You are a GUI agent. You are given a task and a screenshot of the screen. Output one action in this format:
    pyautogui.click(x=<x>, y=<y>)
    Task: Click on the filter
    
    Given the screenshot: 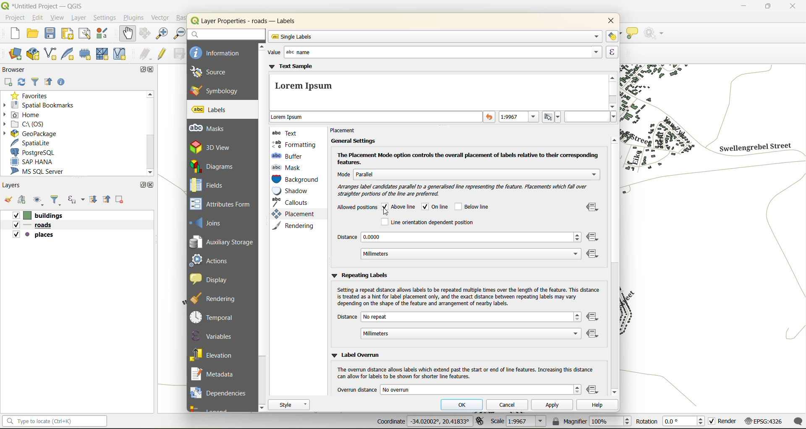 What is the action you would take?
    pyautogui.click(x=35, y=82)
    